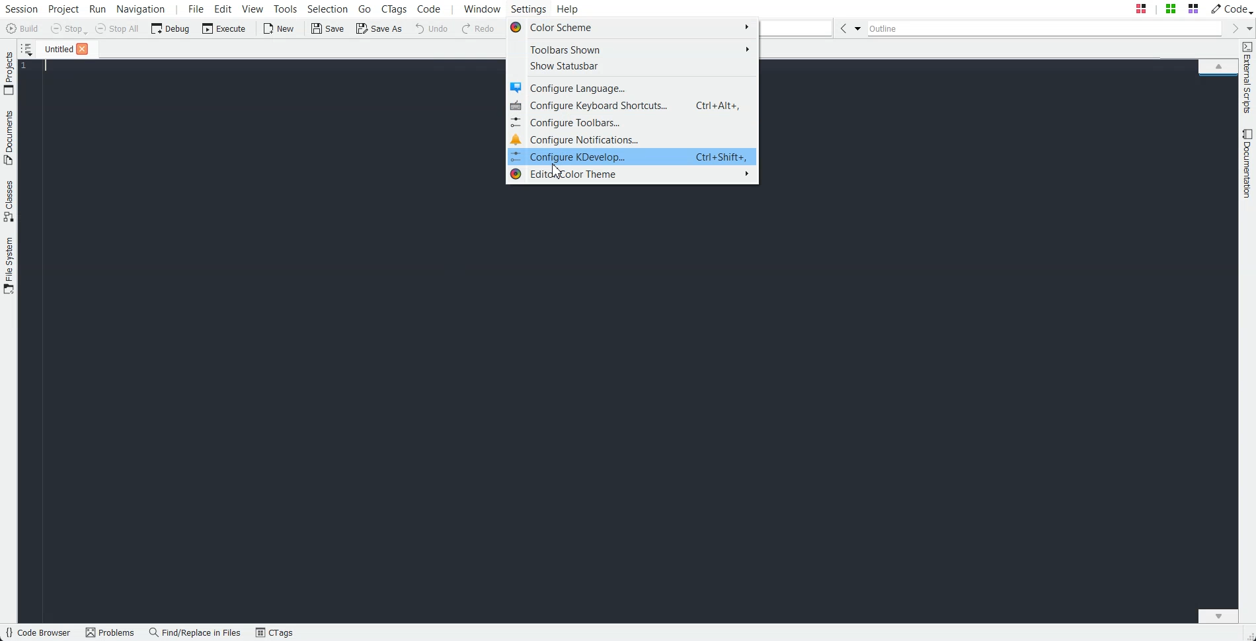  Describe the element at coordinates (9, 267) in the screenshot. I see `File System` at that location.